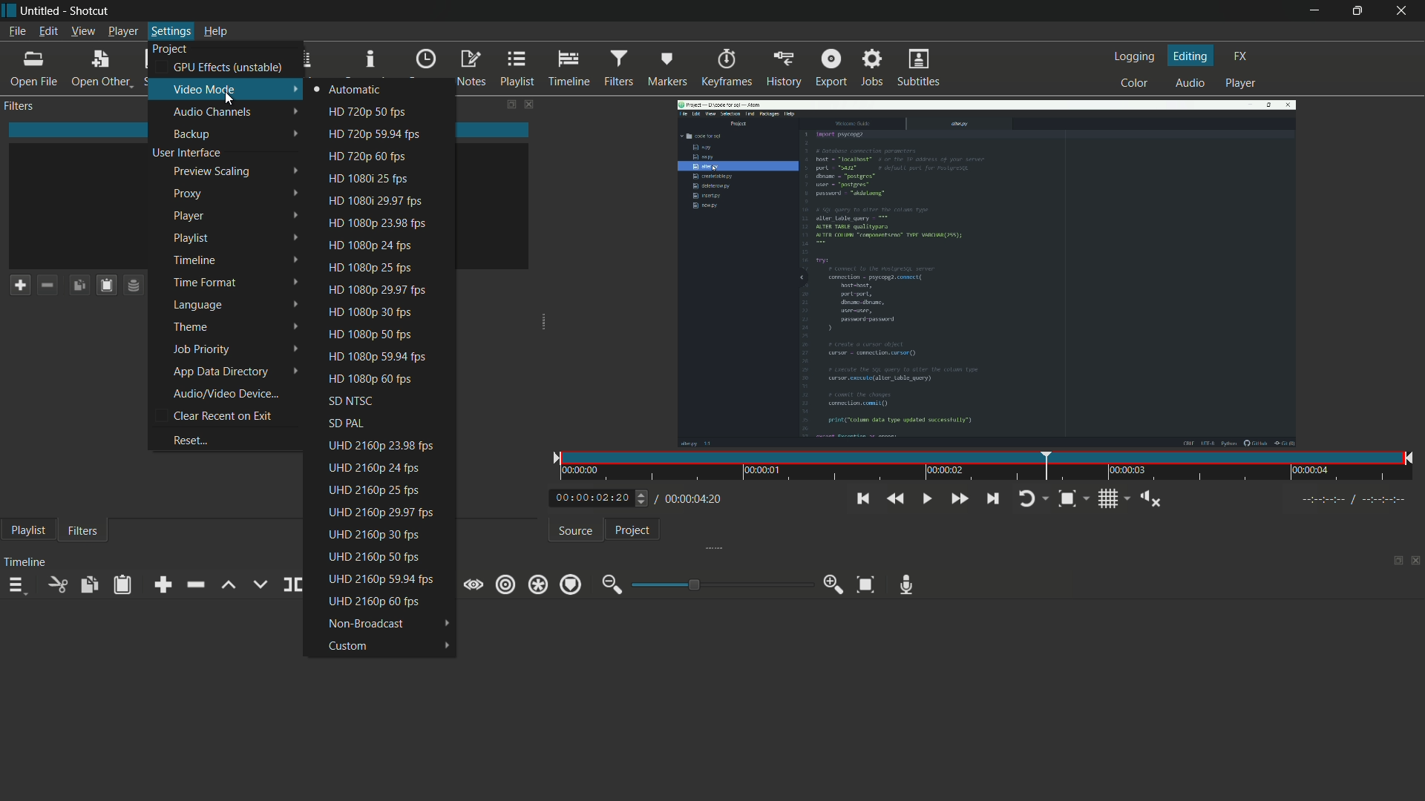 The height and width of the screenshot is (801, 1425). I want to click on playlist, so click(25, 532).